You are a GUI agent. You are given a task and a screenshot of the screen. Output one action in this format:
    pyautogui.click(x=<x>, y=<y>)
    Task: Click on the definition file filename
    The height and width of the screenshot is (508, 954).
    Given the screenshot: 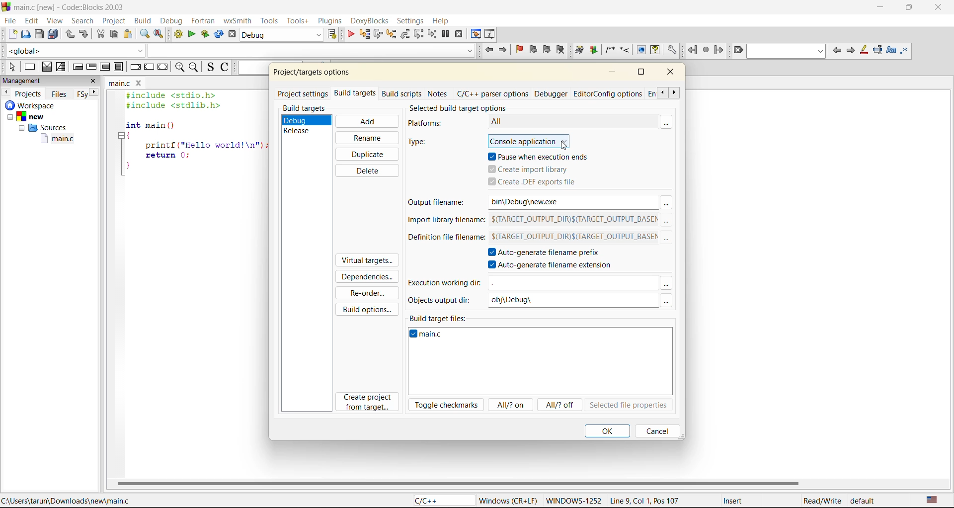 What is the action you would take?
    pyautogui.click(x=448, y=236)
    